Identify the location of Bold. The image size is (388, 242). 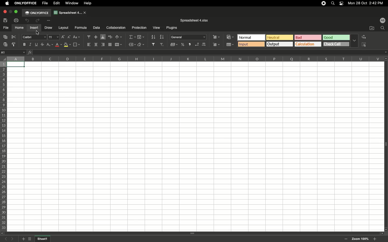
(25, 44).